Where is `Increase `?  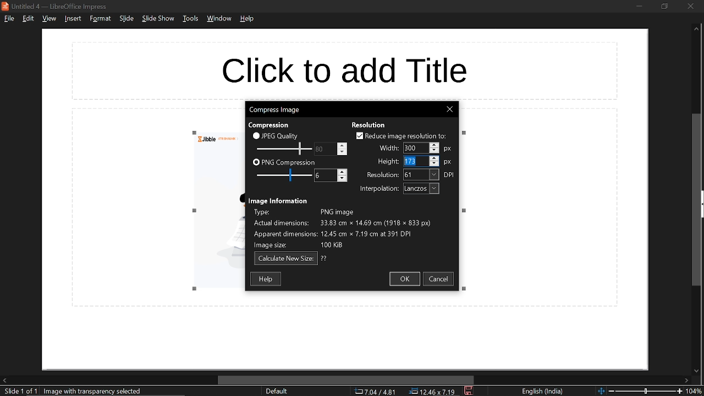
Increase  is located at coordinates (343, 172).